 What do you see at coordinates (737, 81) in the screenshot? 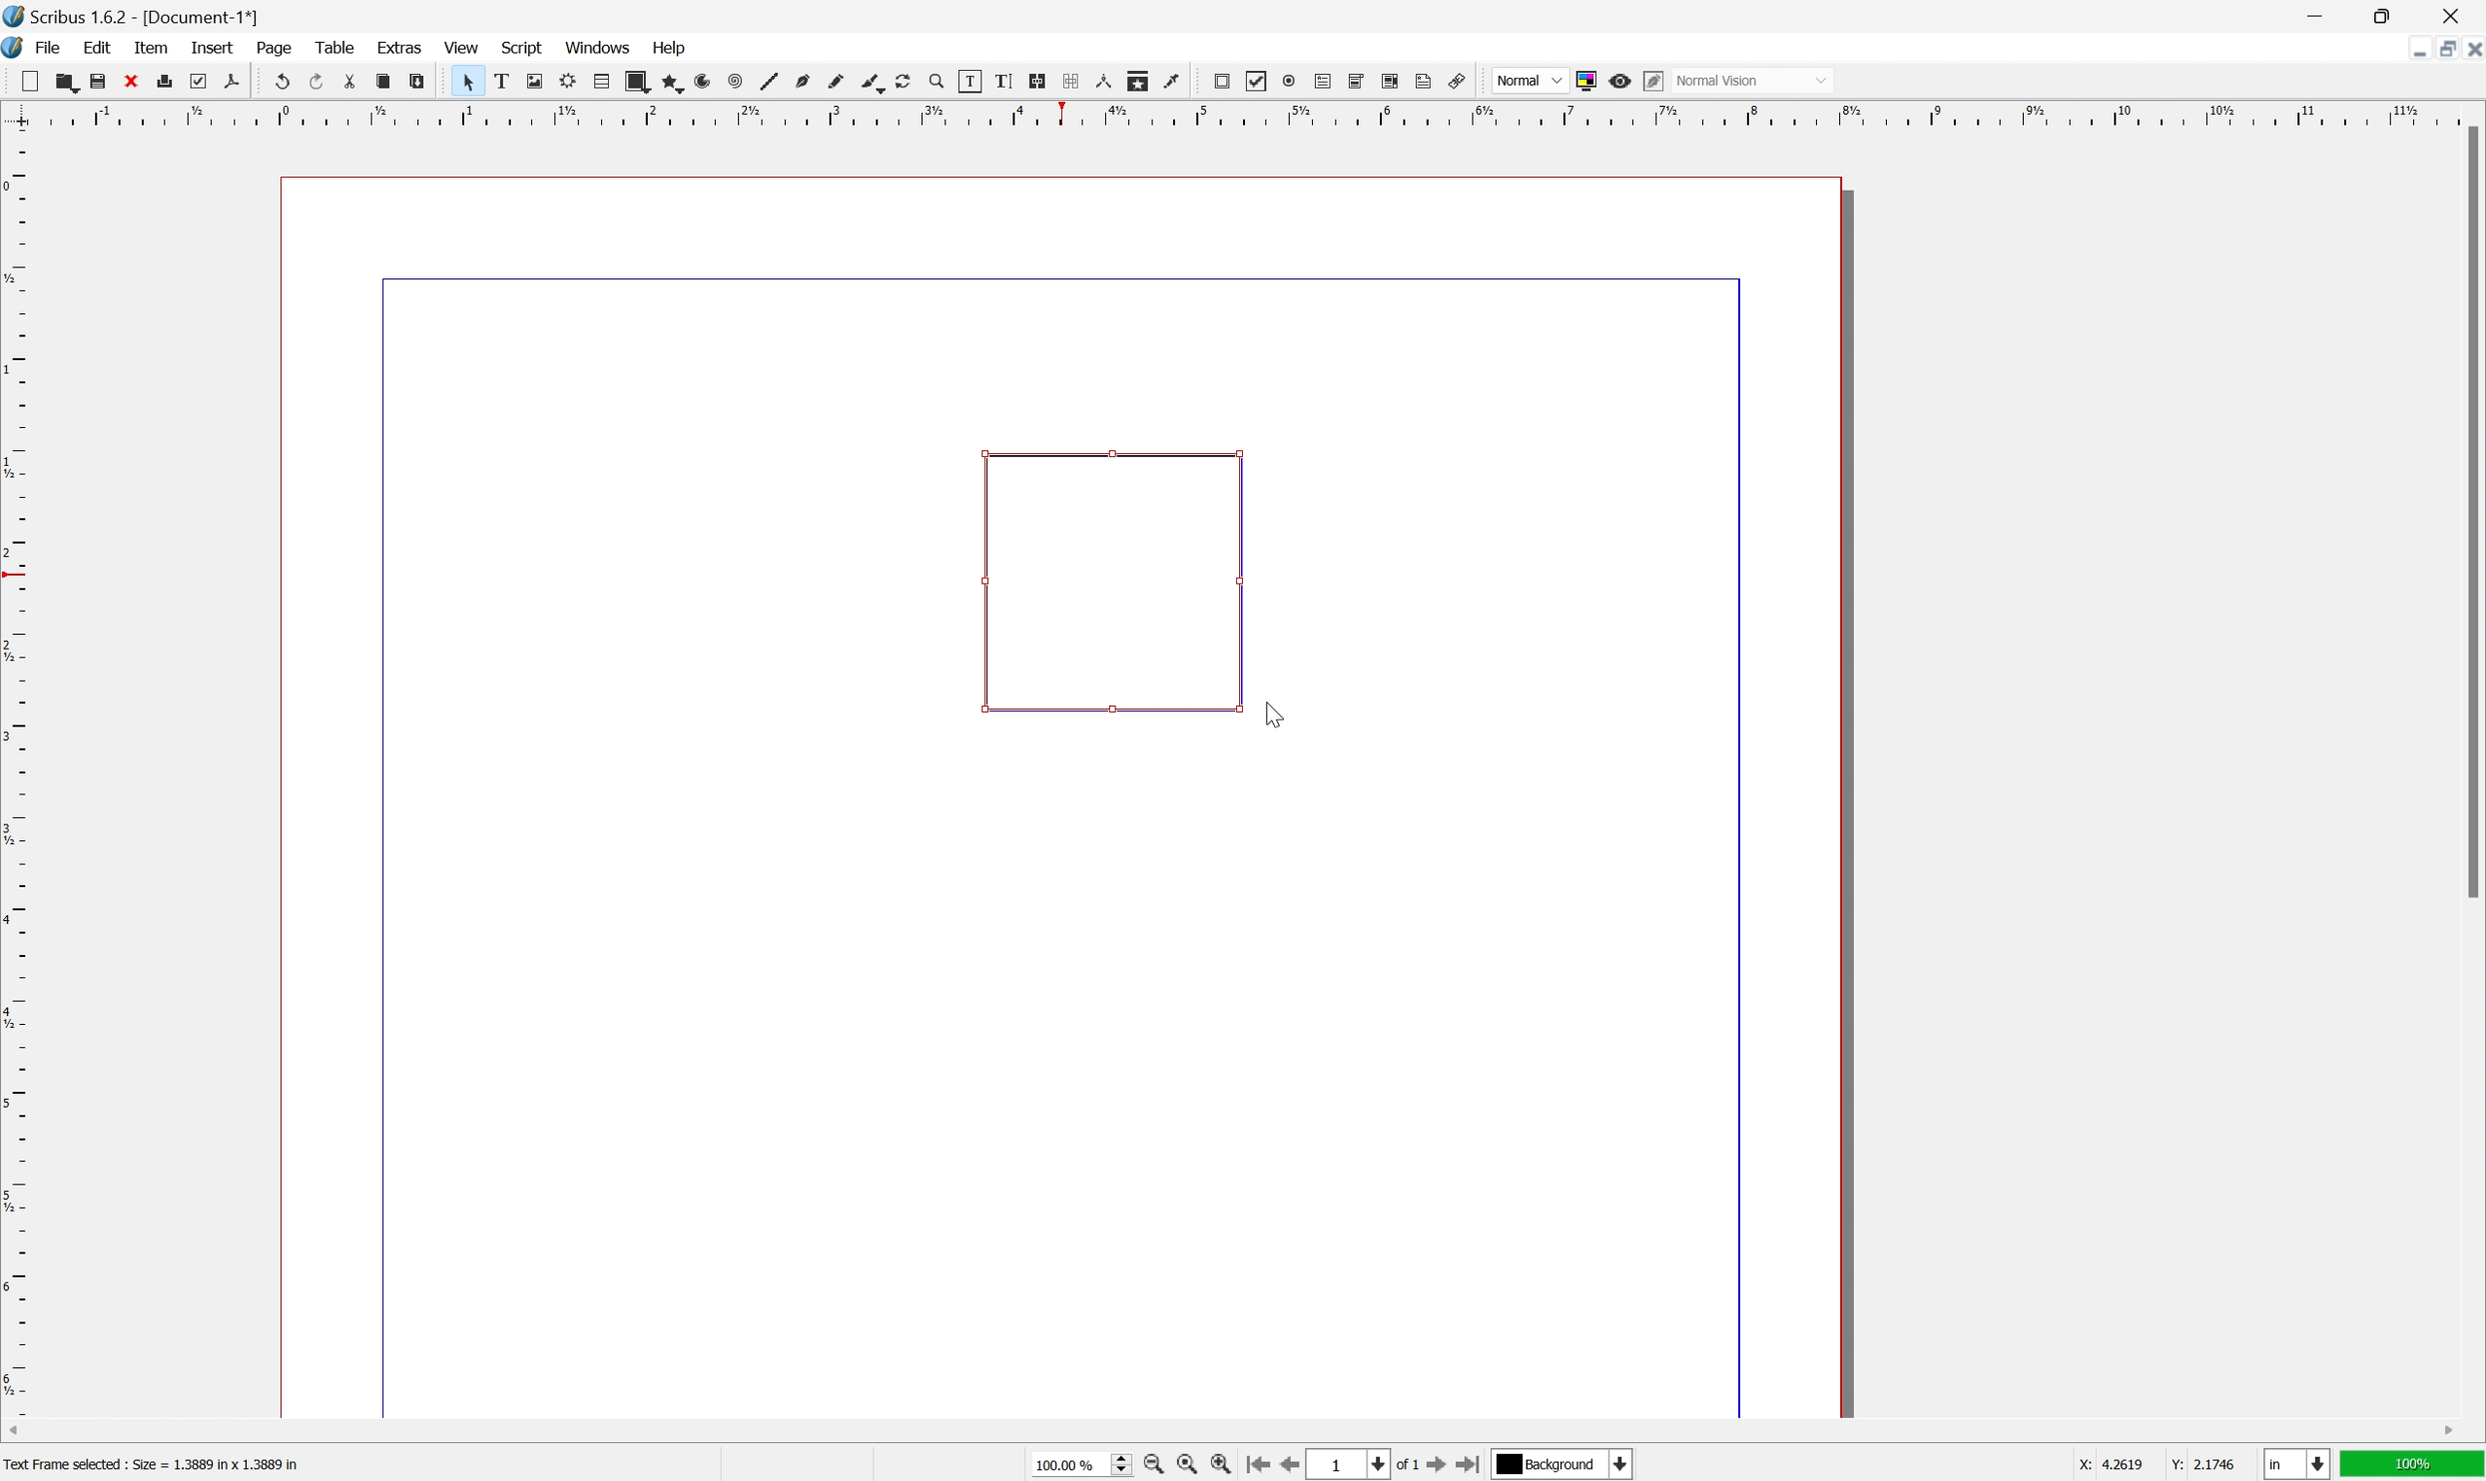
I see `spiral` at bounding box center [737, 81].